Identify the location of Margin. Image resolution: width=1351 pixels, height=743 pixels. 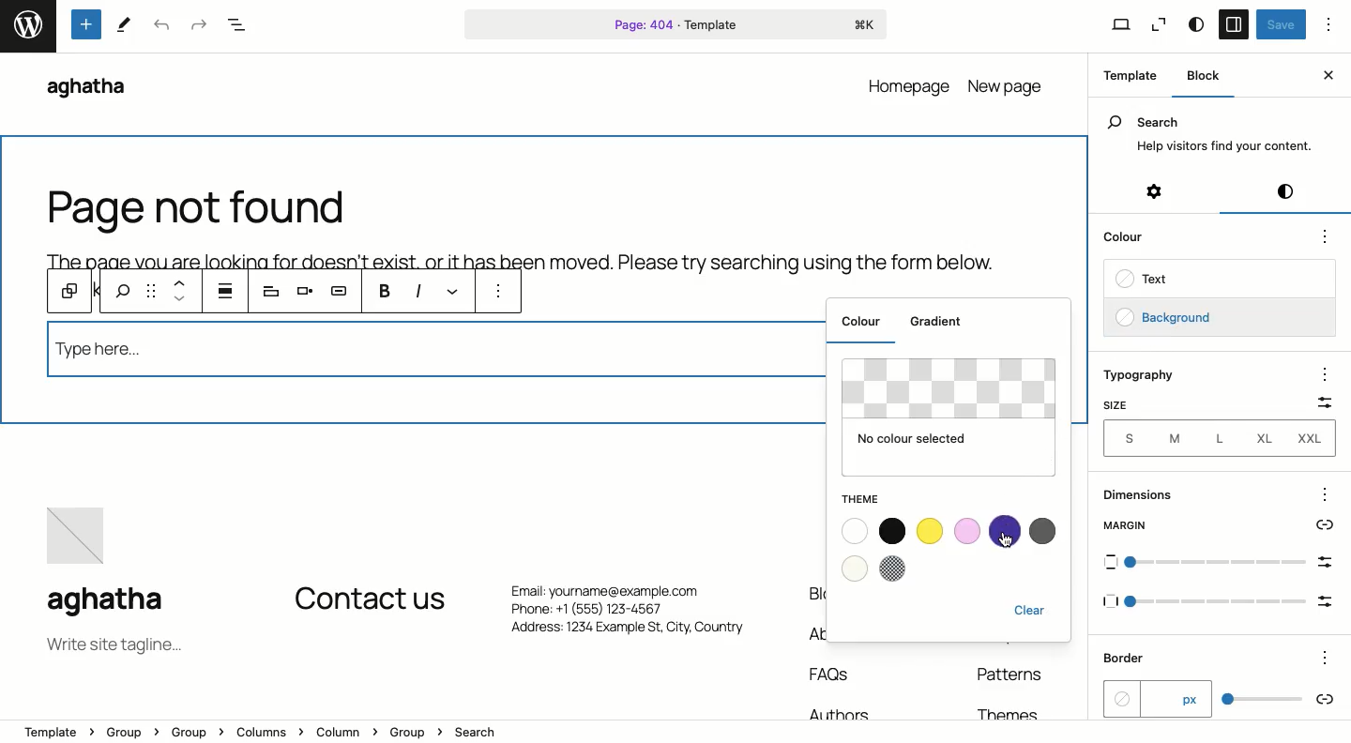
(1222, 526).